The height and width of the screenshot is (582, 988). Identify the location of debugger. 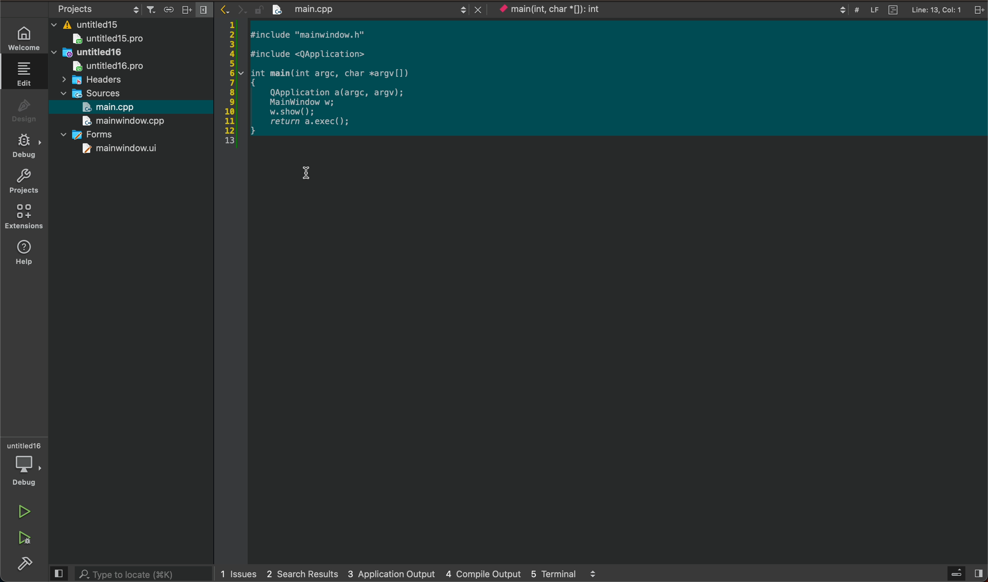
(27, 465).